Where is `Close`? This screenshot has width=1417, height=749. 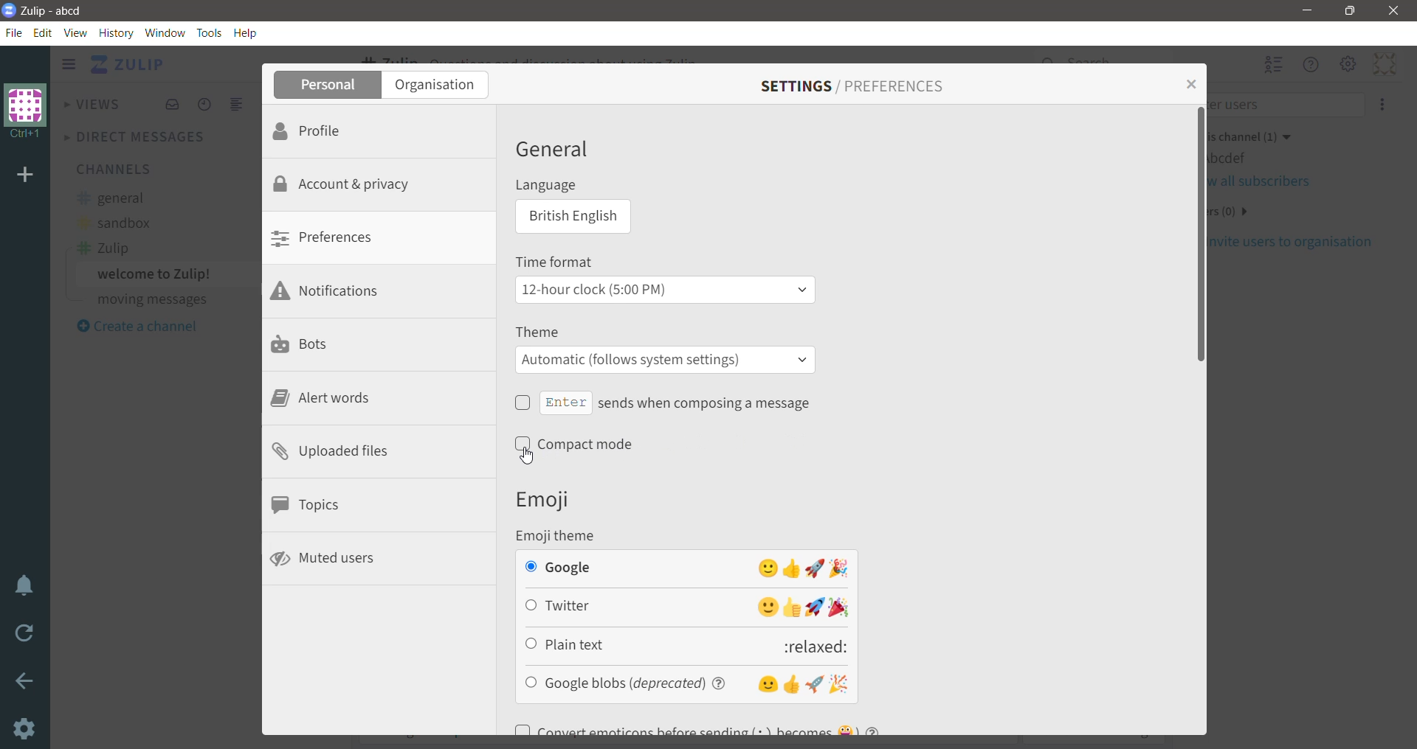 Close is located at coordinates (1396, 10).